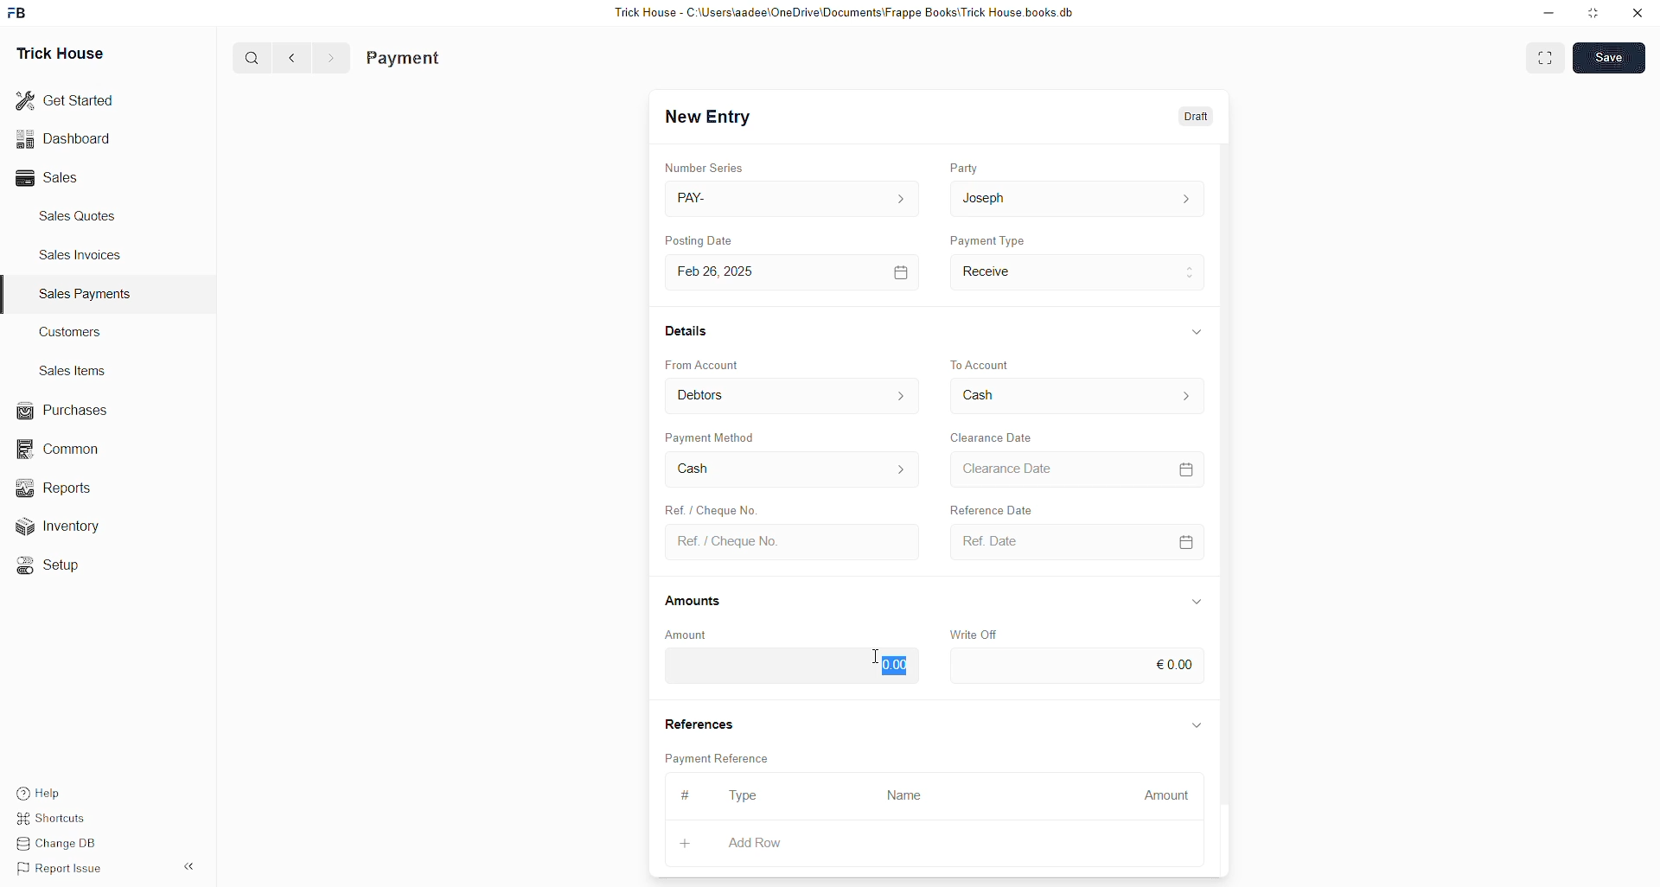  I want to click on 0.00, so click(790, 667).